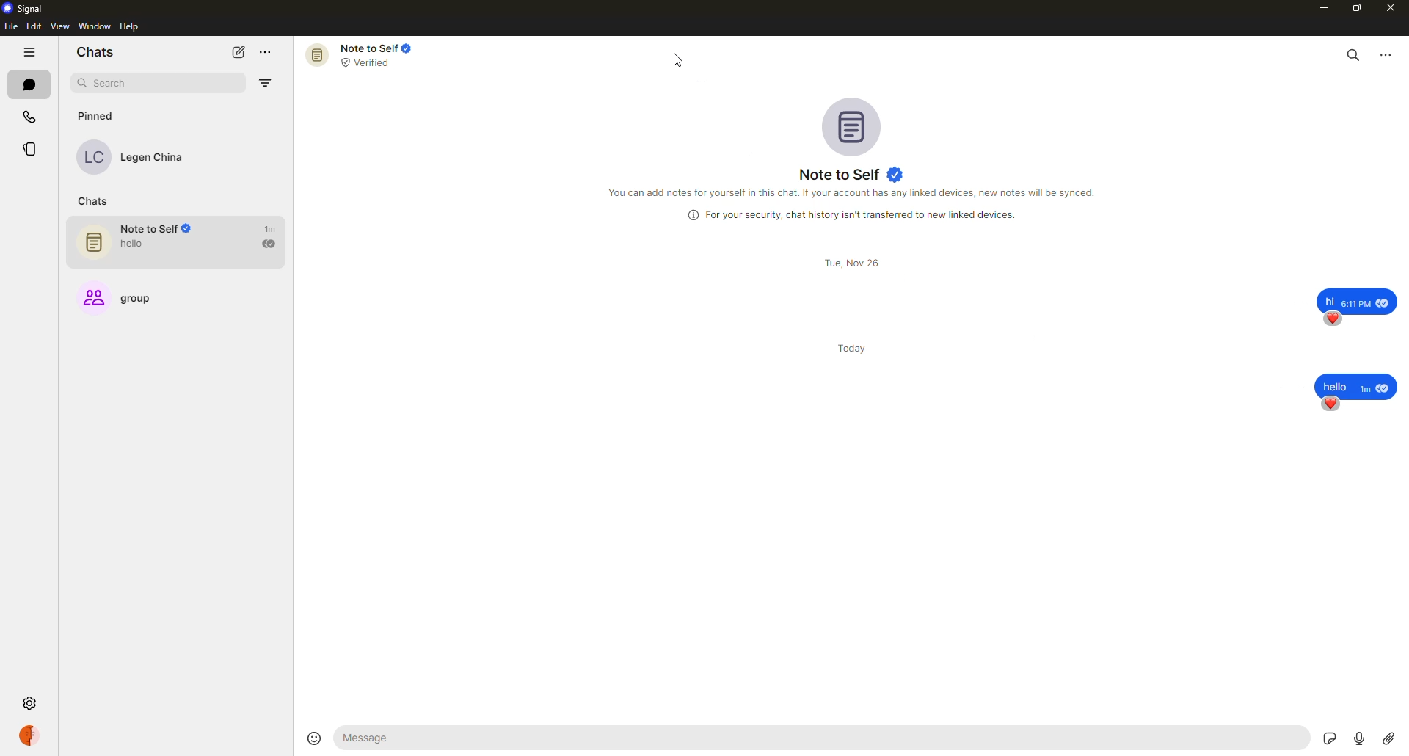 This screenshot has width=1409, height=756. Describe the element at coordinates (32, 150) in the screenshot. I see `stories` at that location.